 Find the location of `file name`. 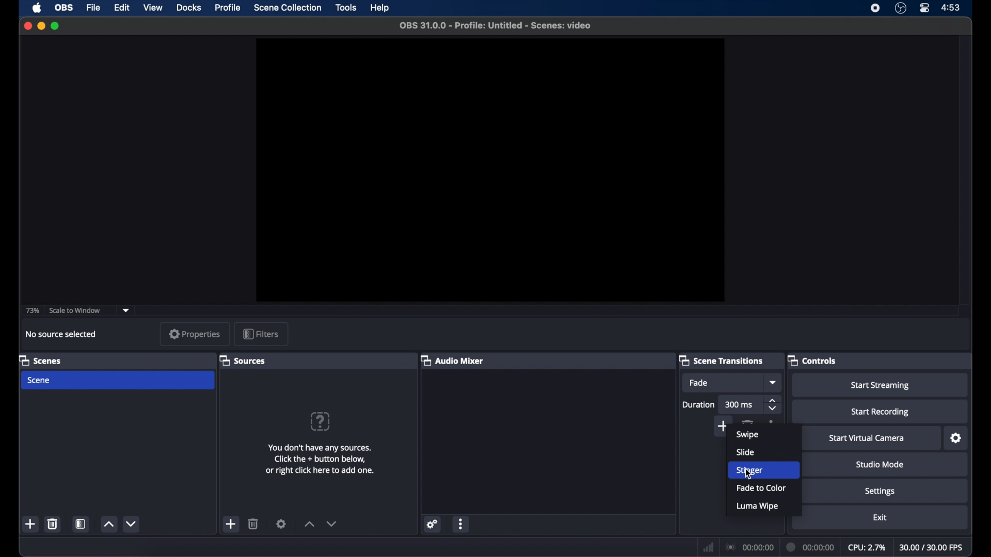

file name is located at coordinates (496, 26).